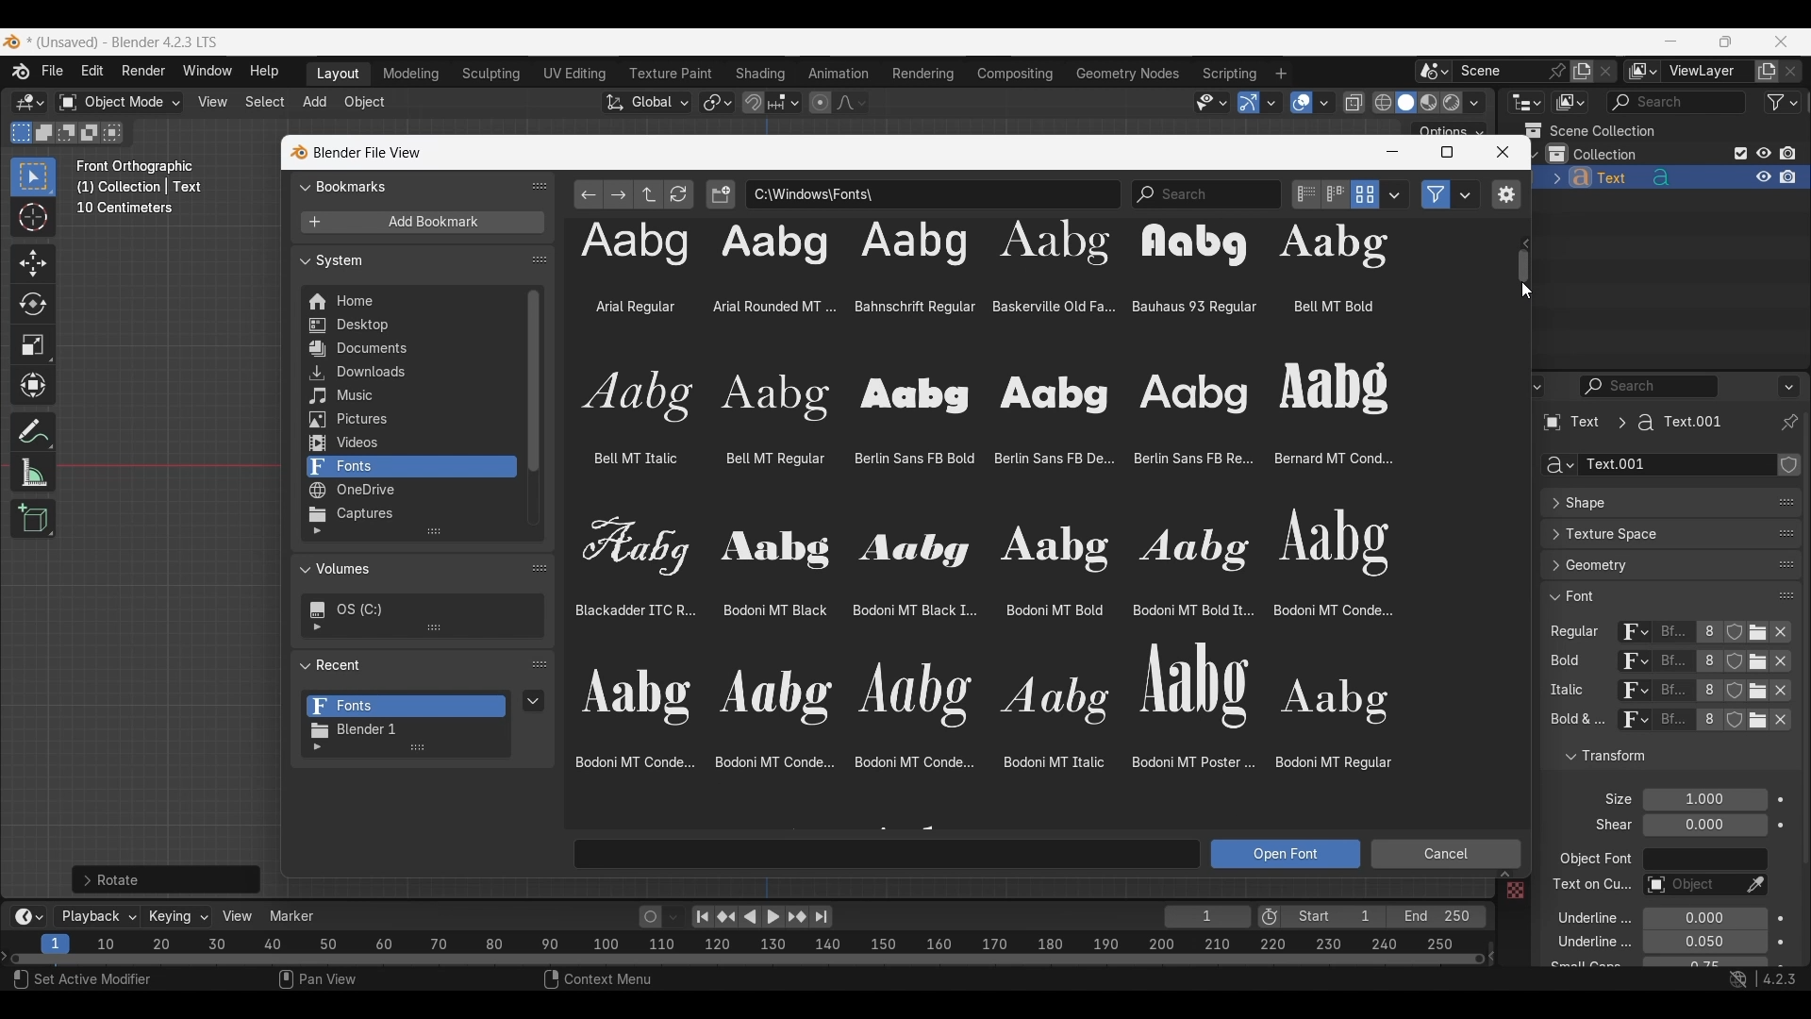  Describe the element at coordinates (1526, 267) in the screenshot. I see `Cursor selecting vertical slide bar` at that location.